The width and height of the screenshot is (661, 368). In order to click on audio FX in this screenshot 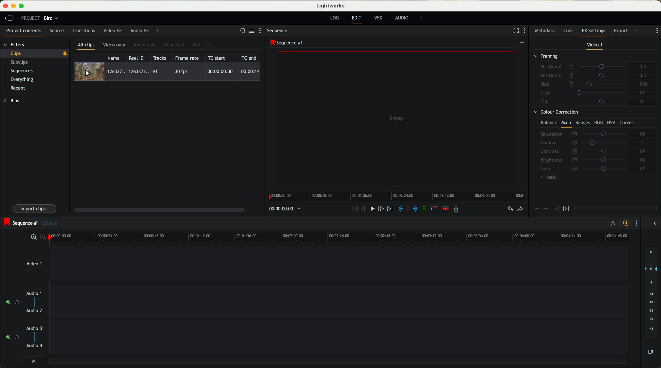, I will do `click(140, 30)`.